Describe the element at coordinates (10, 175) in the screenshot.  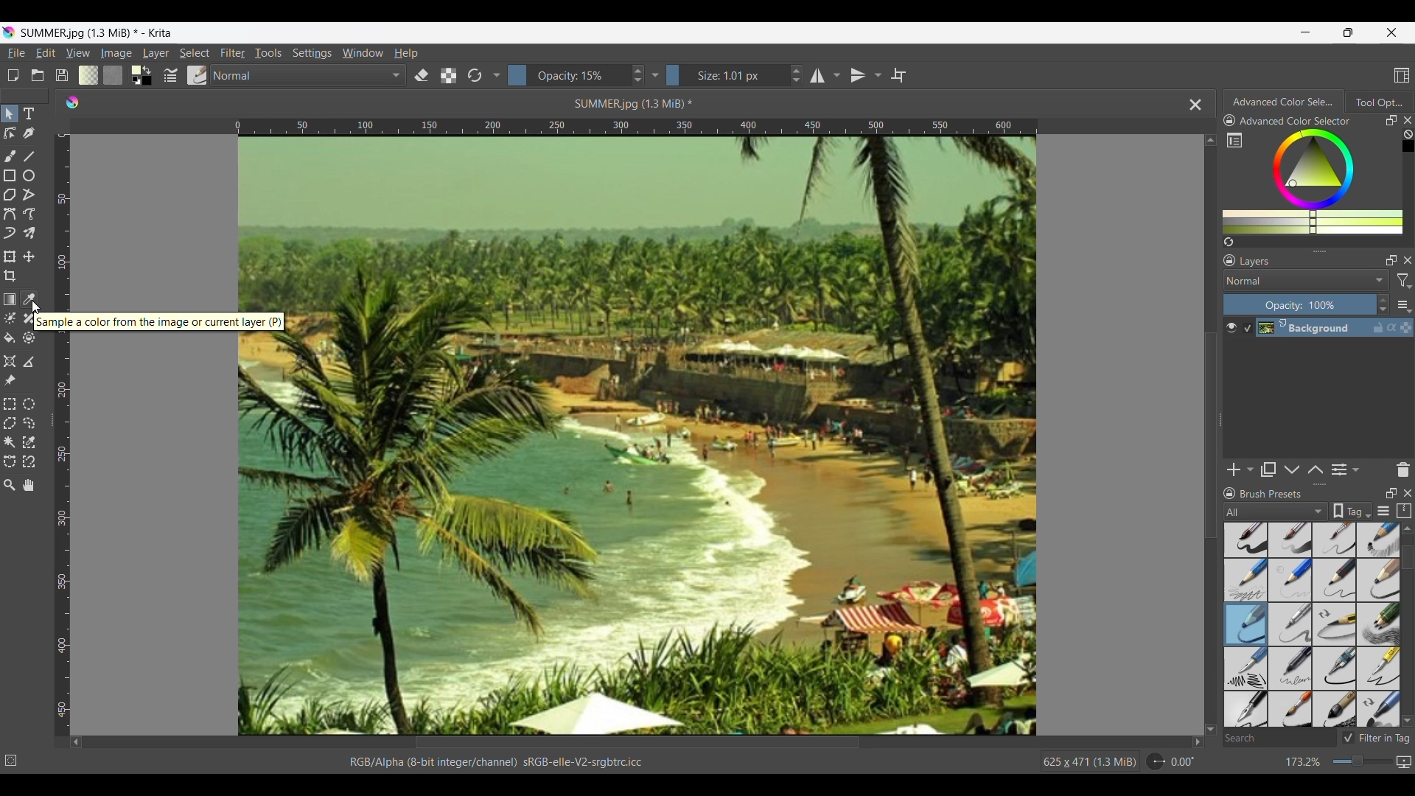
I see `Rectangle tool` at that location.